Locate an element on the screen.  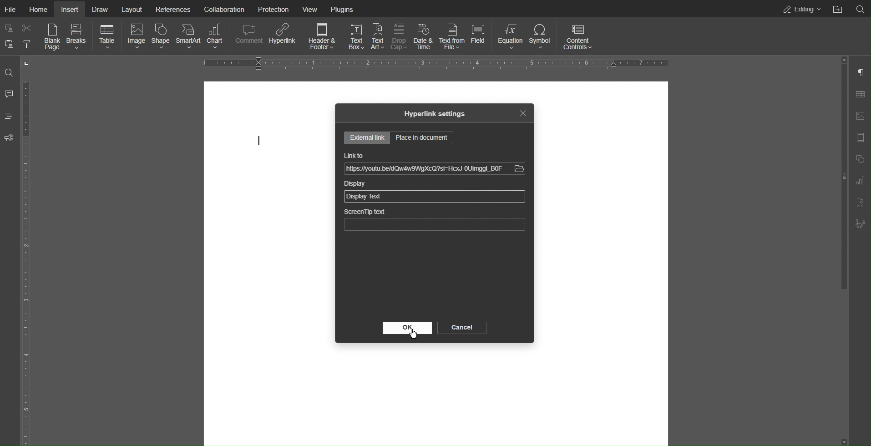
Text Box is located at coordinates (357, 37).